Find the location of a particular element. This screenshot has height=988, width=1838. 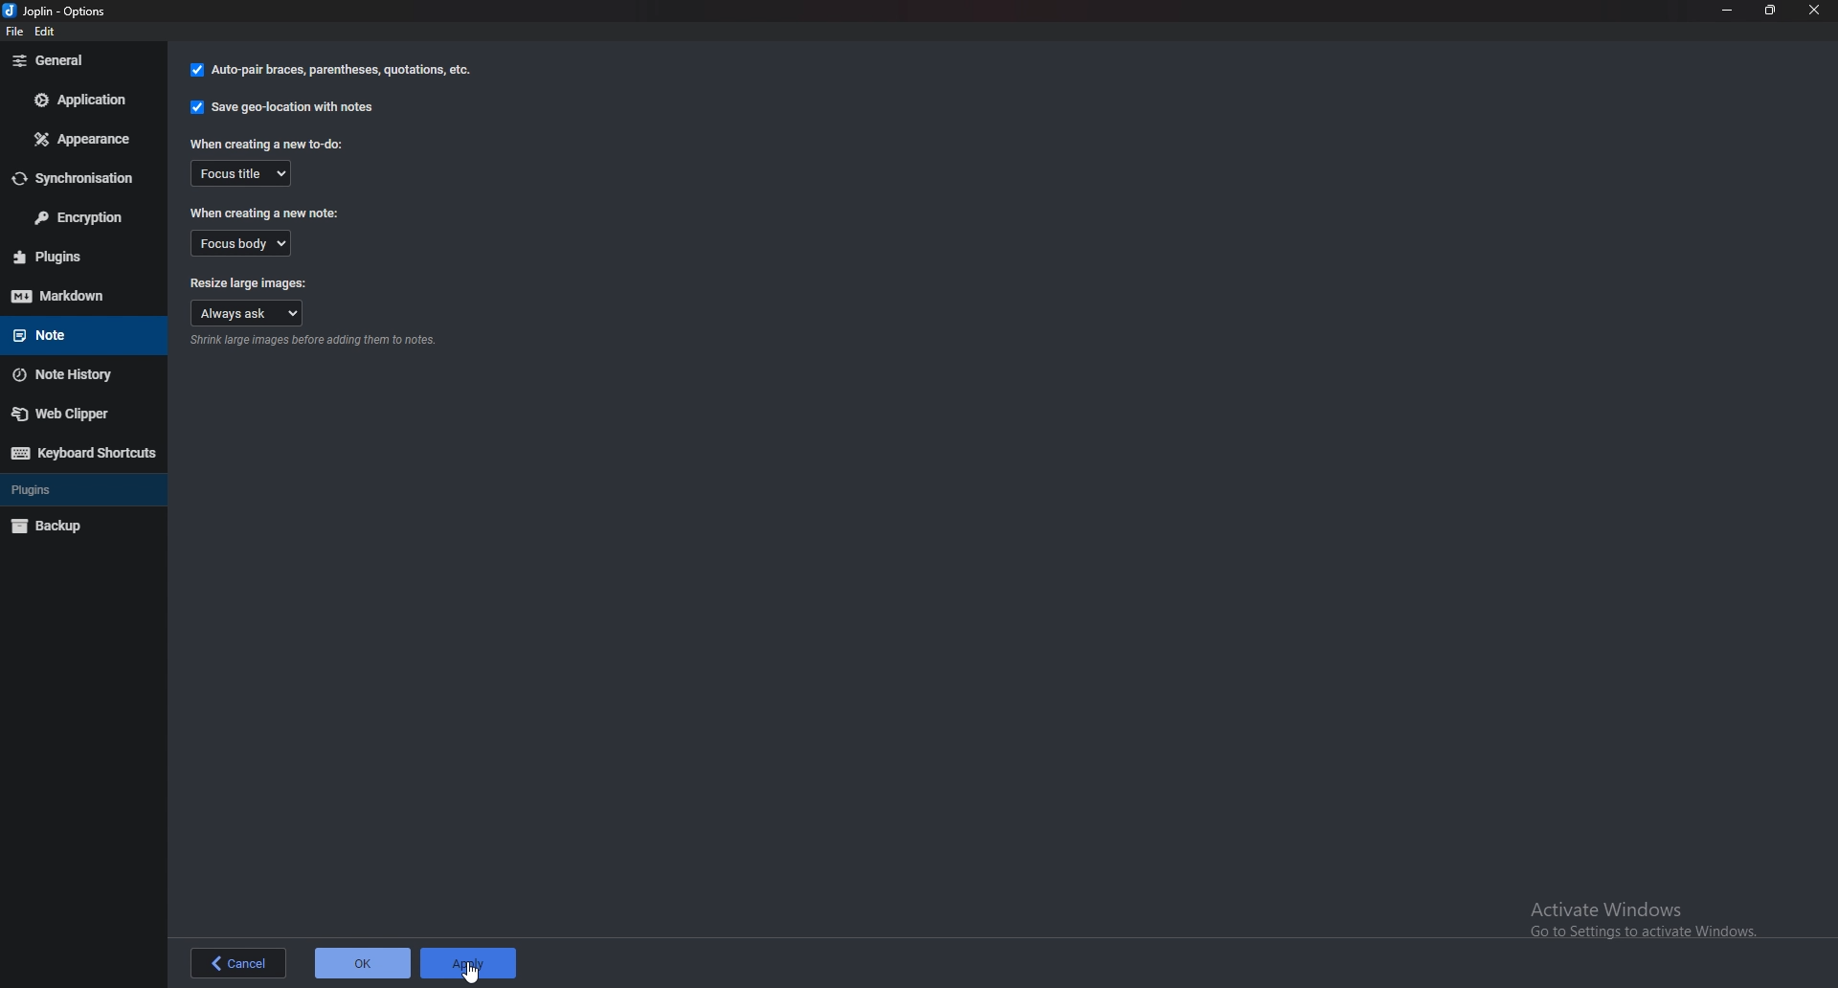

Application is located at coordinates (81, 100).